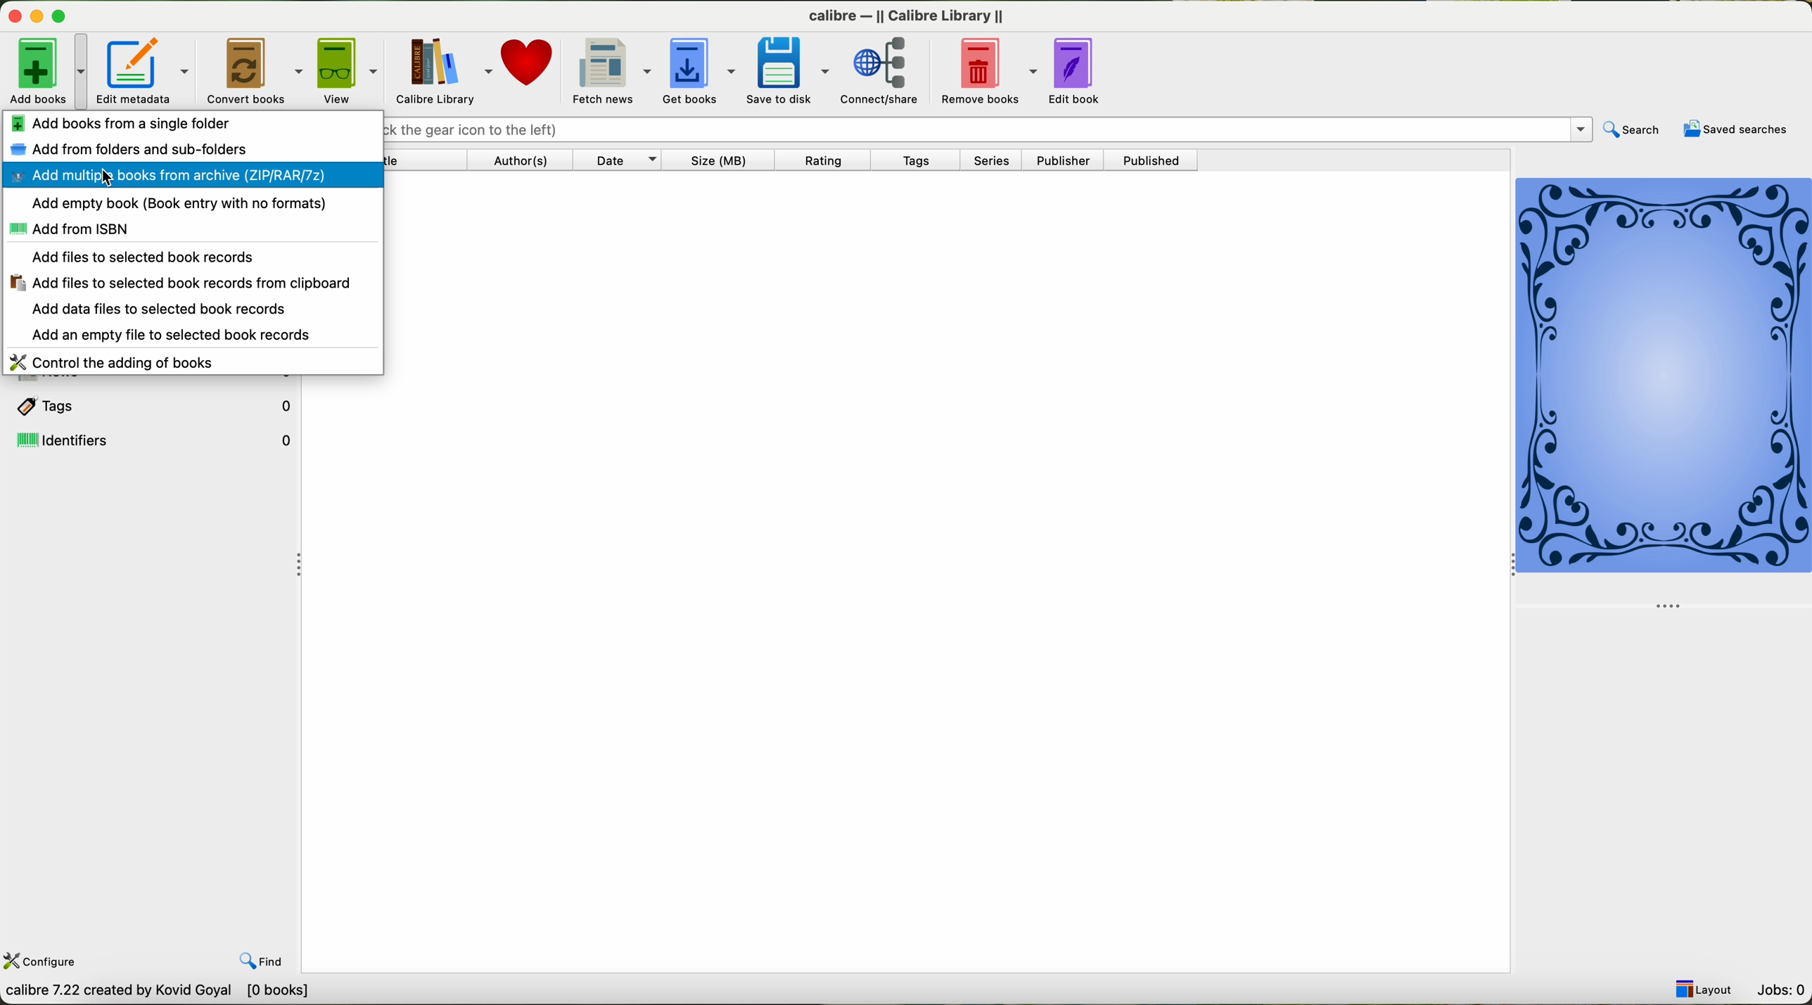 The width and height of the screenshot is (1812, 1005). Describe the element at coordinates (34, 17) in the screenshot. I see `minimize` at that location.